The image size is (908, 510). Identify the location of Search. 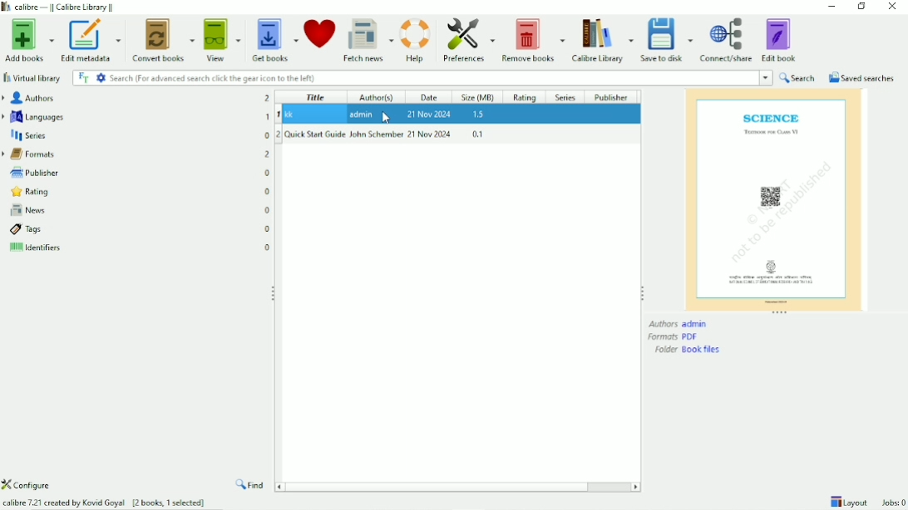
(798, 77).